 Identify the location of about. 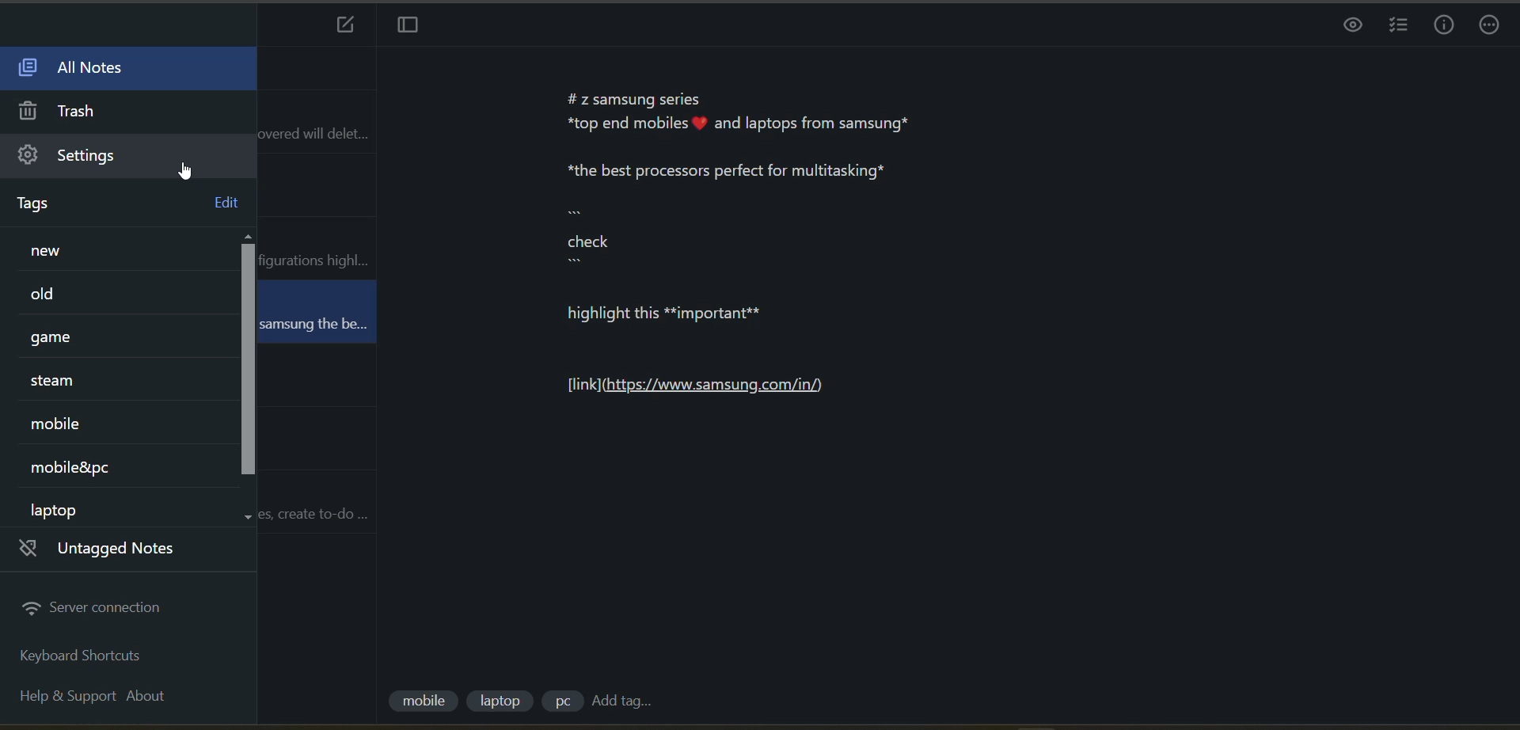
(145, 698).